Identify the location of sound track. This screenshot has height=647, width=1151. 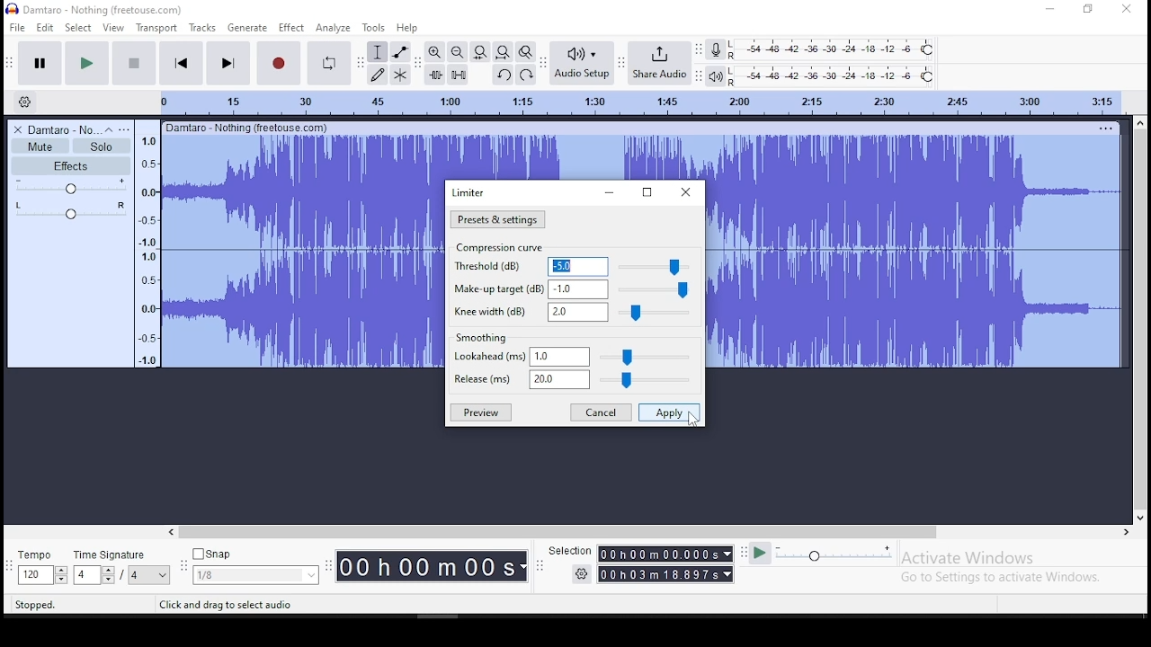
(359, 257).